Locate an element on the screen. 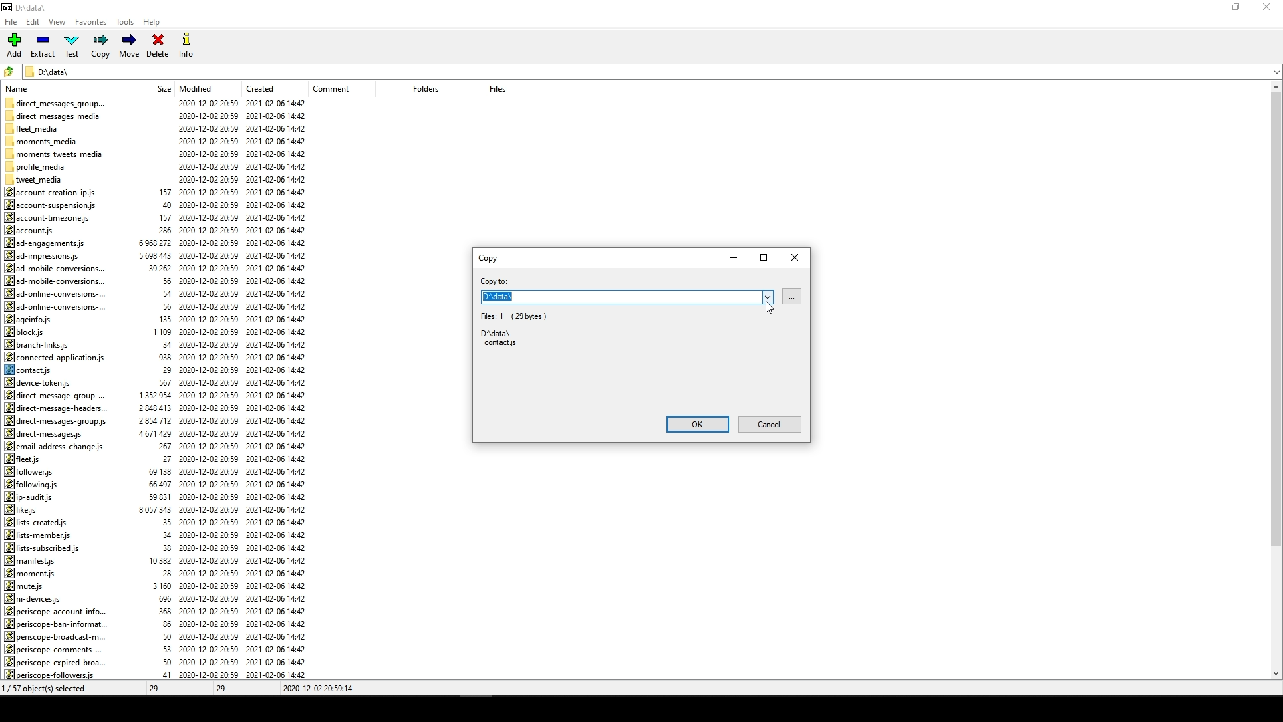 Image resolution: width=1283 pixels, height=722 pixels. folders is located at coordinates (416, 90).